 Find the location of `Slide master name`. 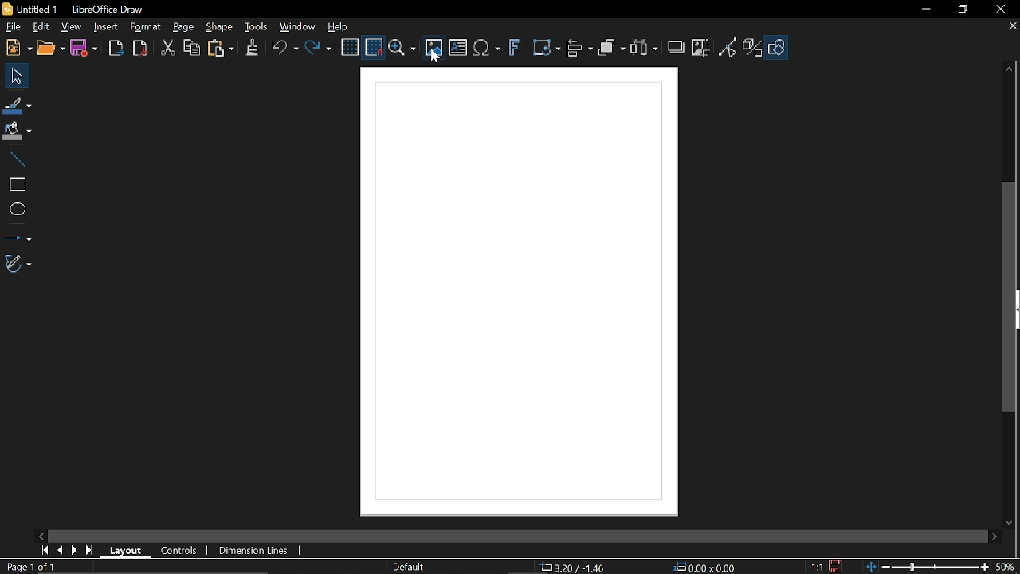

Slide master name is located at coordinates (407, 568).